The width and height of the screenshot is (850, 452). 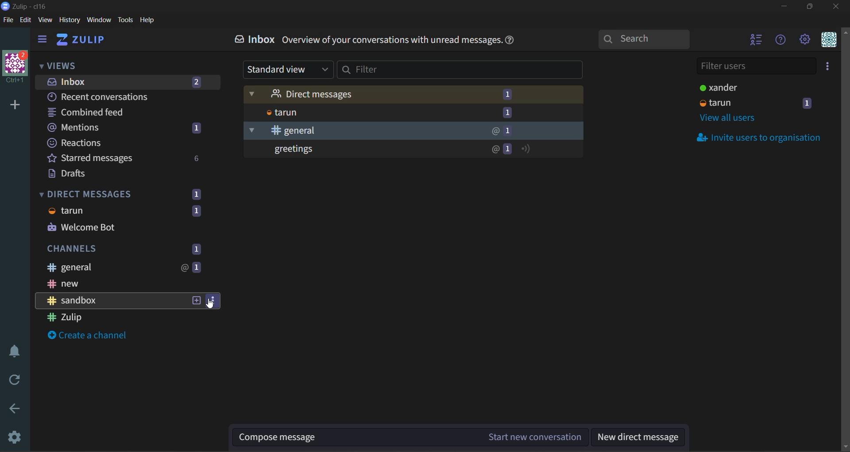 I want to click on general, so click(x=123, y=266).